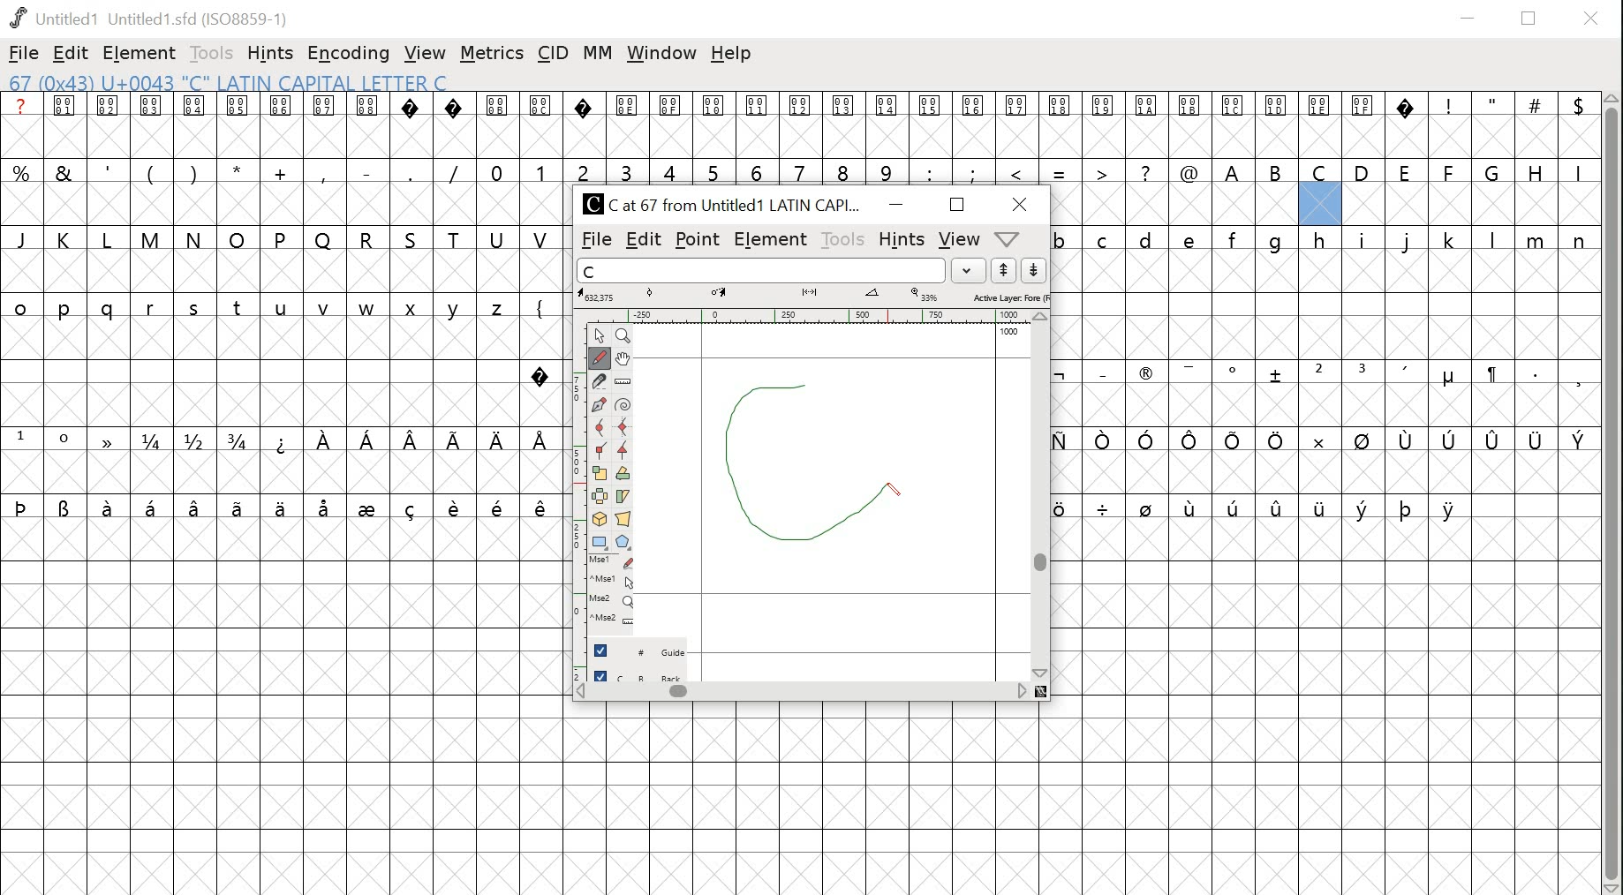 Image resolution: width=1623 pixels, height=895 pixels. Describe the element at coordinates (602, 520) in the screenshot. I see `3D rotate` at that location.